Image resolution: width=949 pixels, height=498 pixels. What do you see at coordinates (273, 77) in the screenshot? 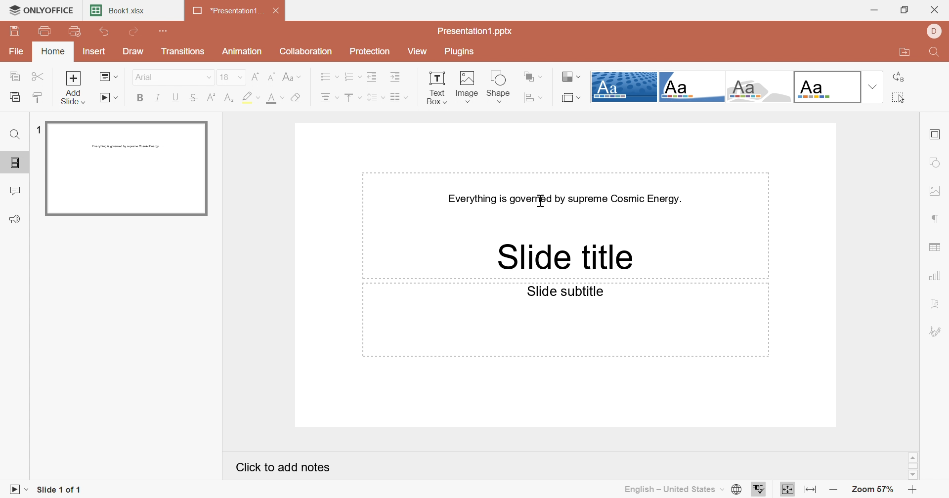
I see `Decrement font size` at bounding box center [273, 77].